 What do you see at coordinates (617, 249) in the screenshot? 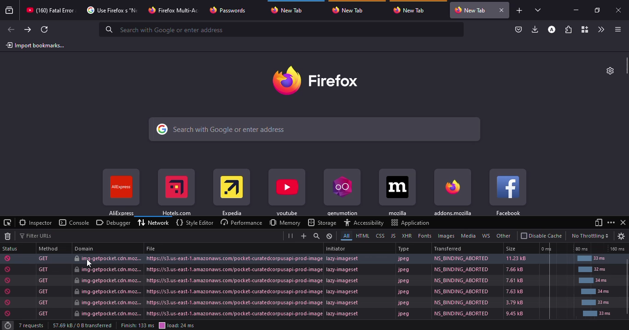
I see `160` at bounding box center [617, 249].